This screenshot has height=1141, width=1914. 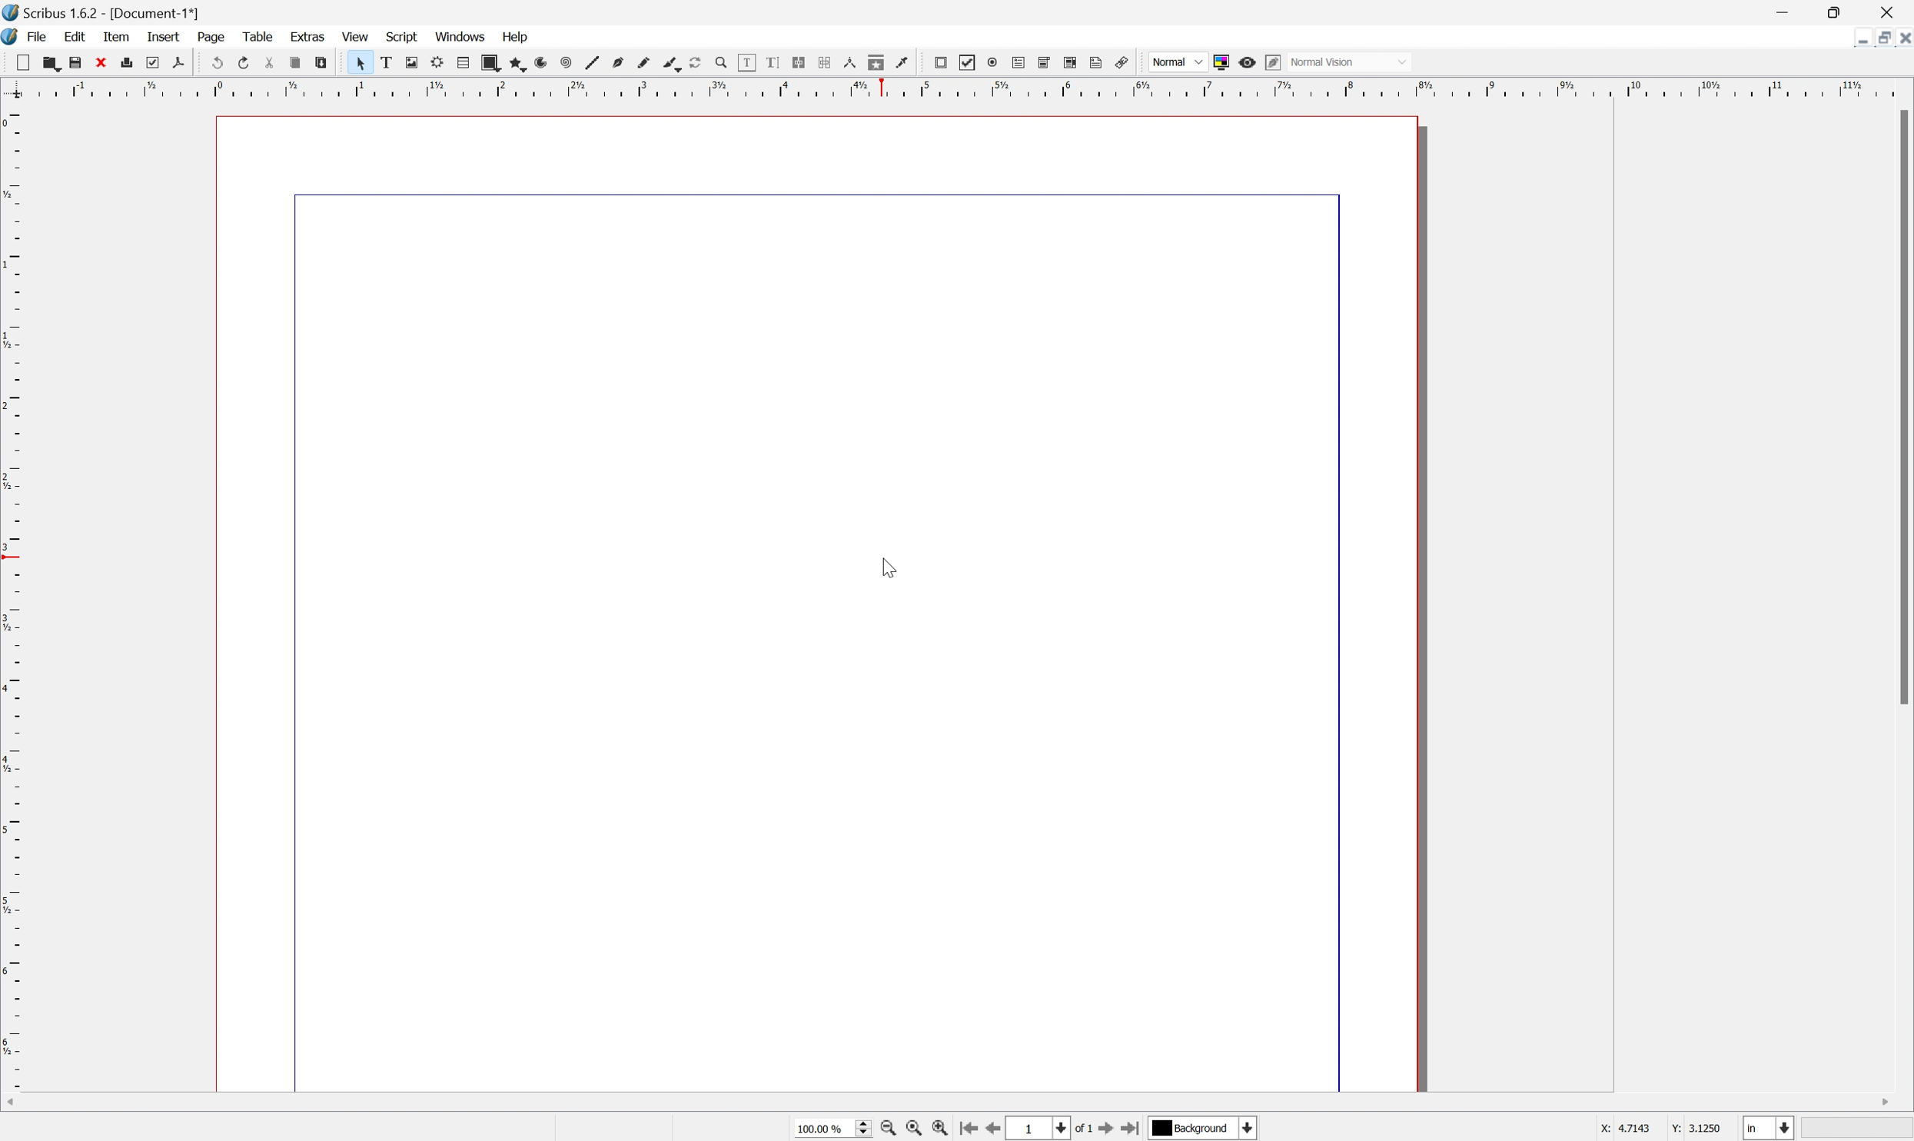 I want to click on line, so click(x=590, y=64).